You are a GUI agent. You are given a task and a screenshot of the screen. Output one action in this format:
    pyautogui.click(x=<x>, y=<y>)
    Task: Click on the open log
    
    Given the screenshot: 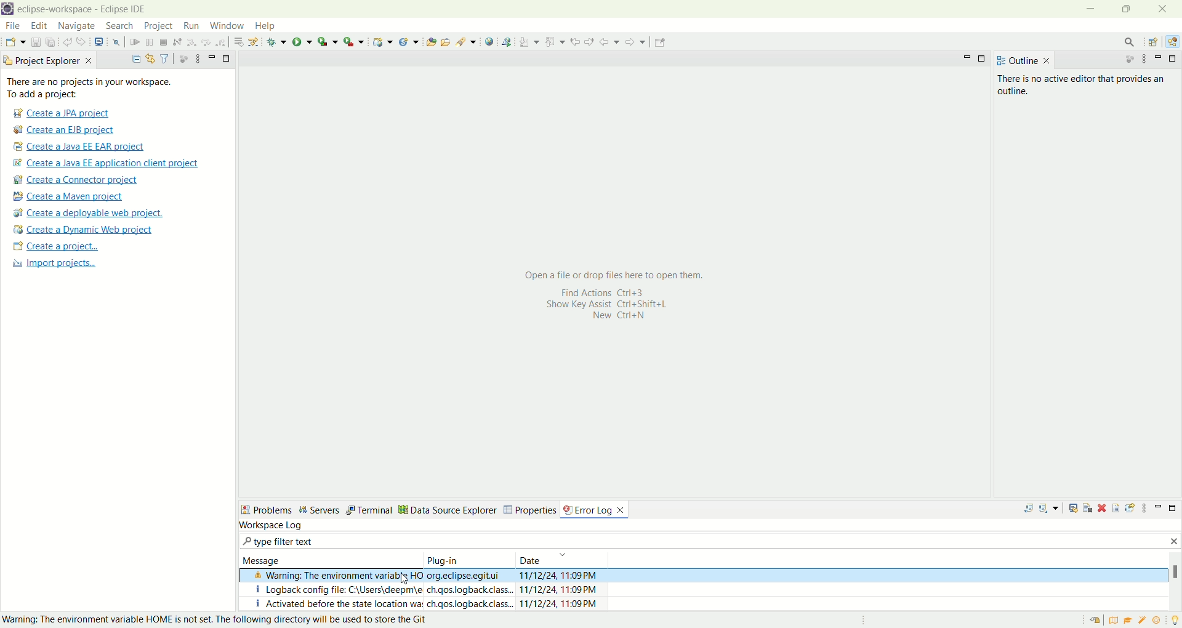 What is the action you would take?
    pyautogui.click(x=1116, y=510)
    